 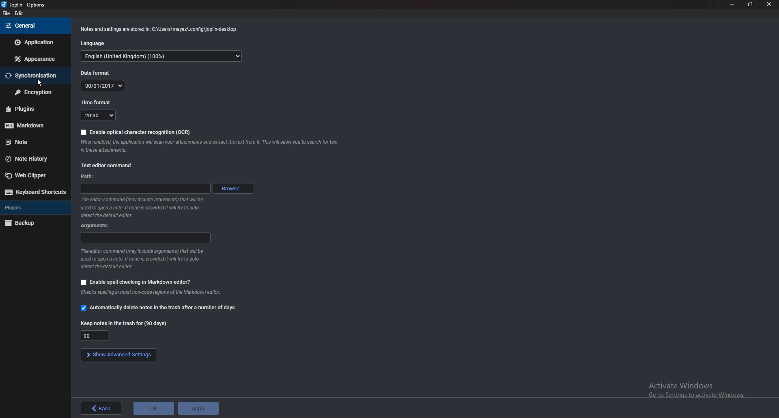 What do you see at coordinates (39, 81) in the screenshot?
I see `cursor` at bounding box center [39, 81].